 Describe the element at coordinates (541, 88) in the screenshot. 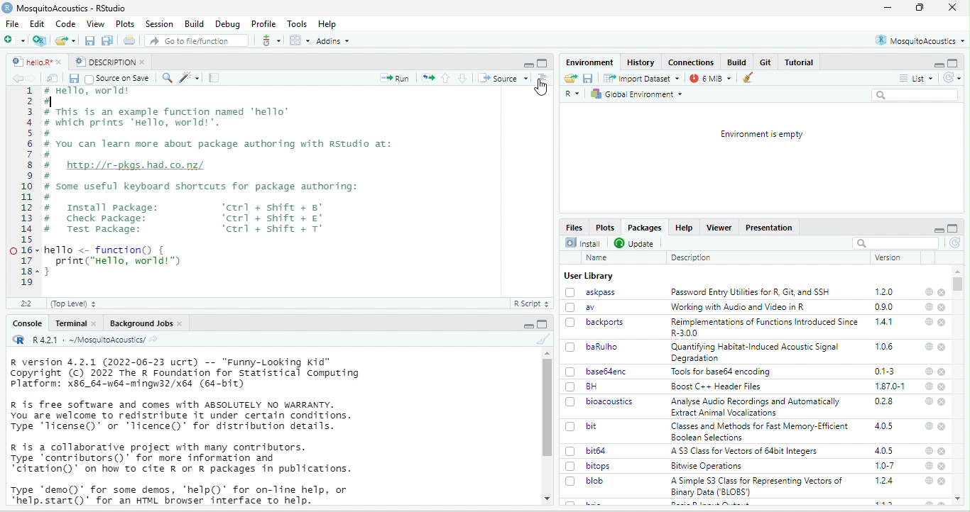

I see `cursor` at that location.